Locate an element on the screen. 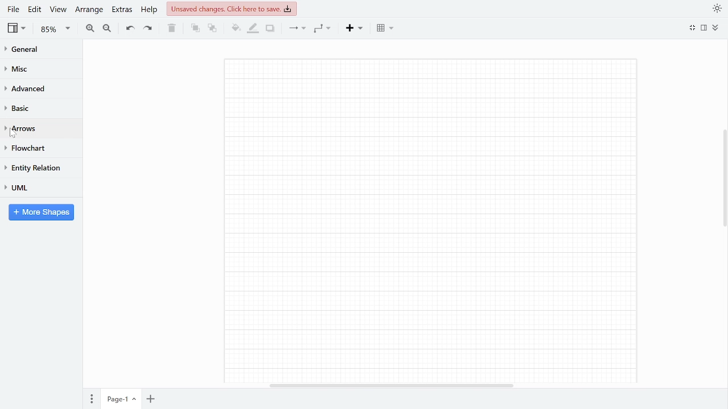 The height and width of the screenshot is (409, 728). Shadow is located at coordinates (270, 28).